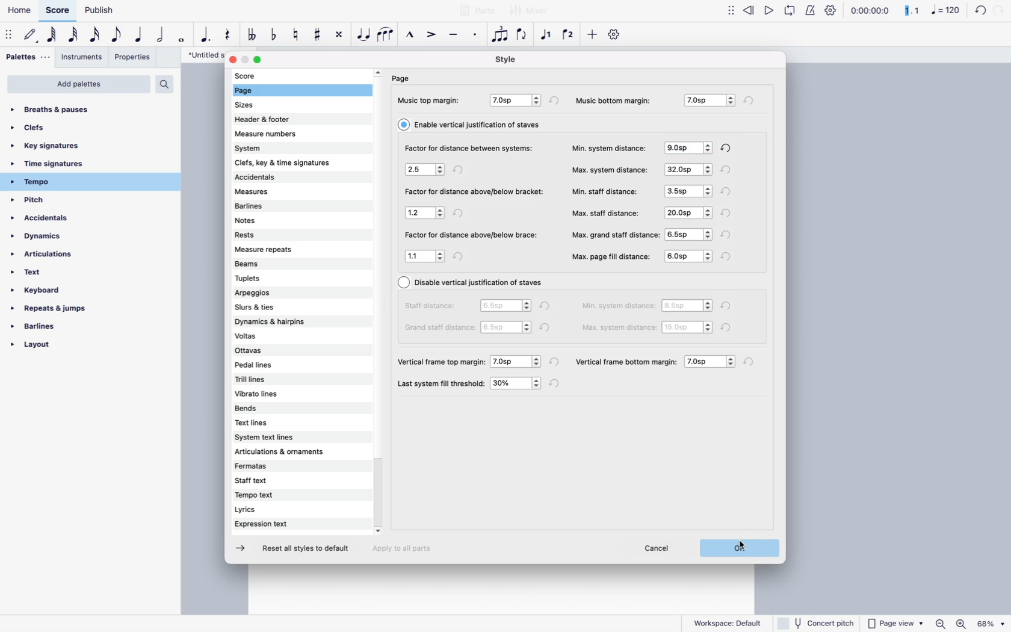 This screenshot has height=632, width=1011. Describe the element at coordinates (133, 59) in the screenshot. I see `properties` at that location.